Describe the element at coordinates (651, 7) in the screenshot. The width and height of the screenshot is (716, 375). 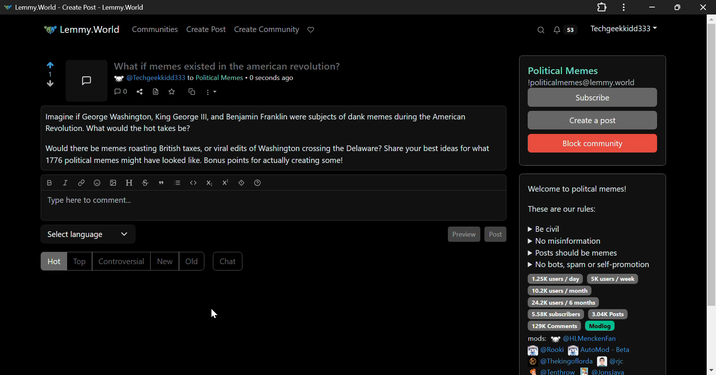
I see `Restore Down` at that location.